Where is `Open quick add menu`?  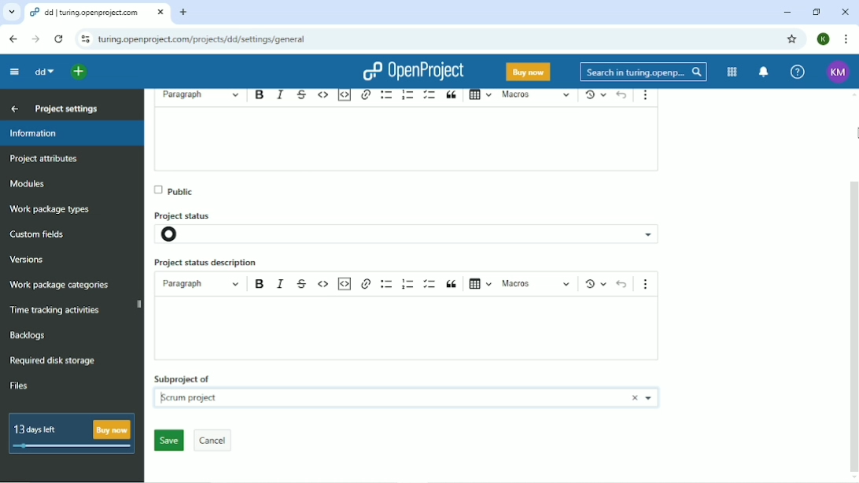 Open quick add menu is located at coordinates (82, 72).